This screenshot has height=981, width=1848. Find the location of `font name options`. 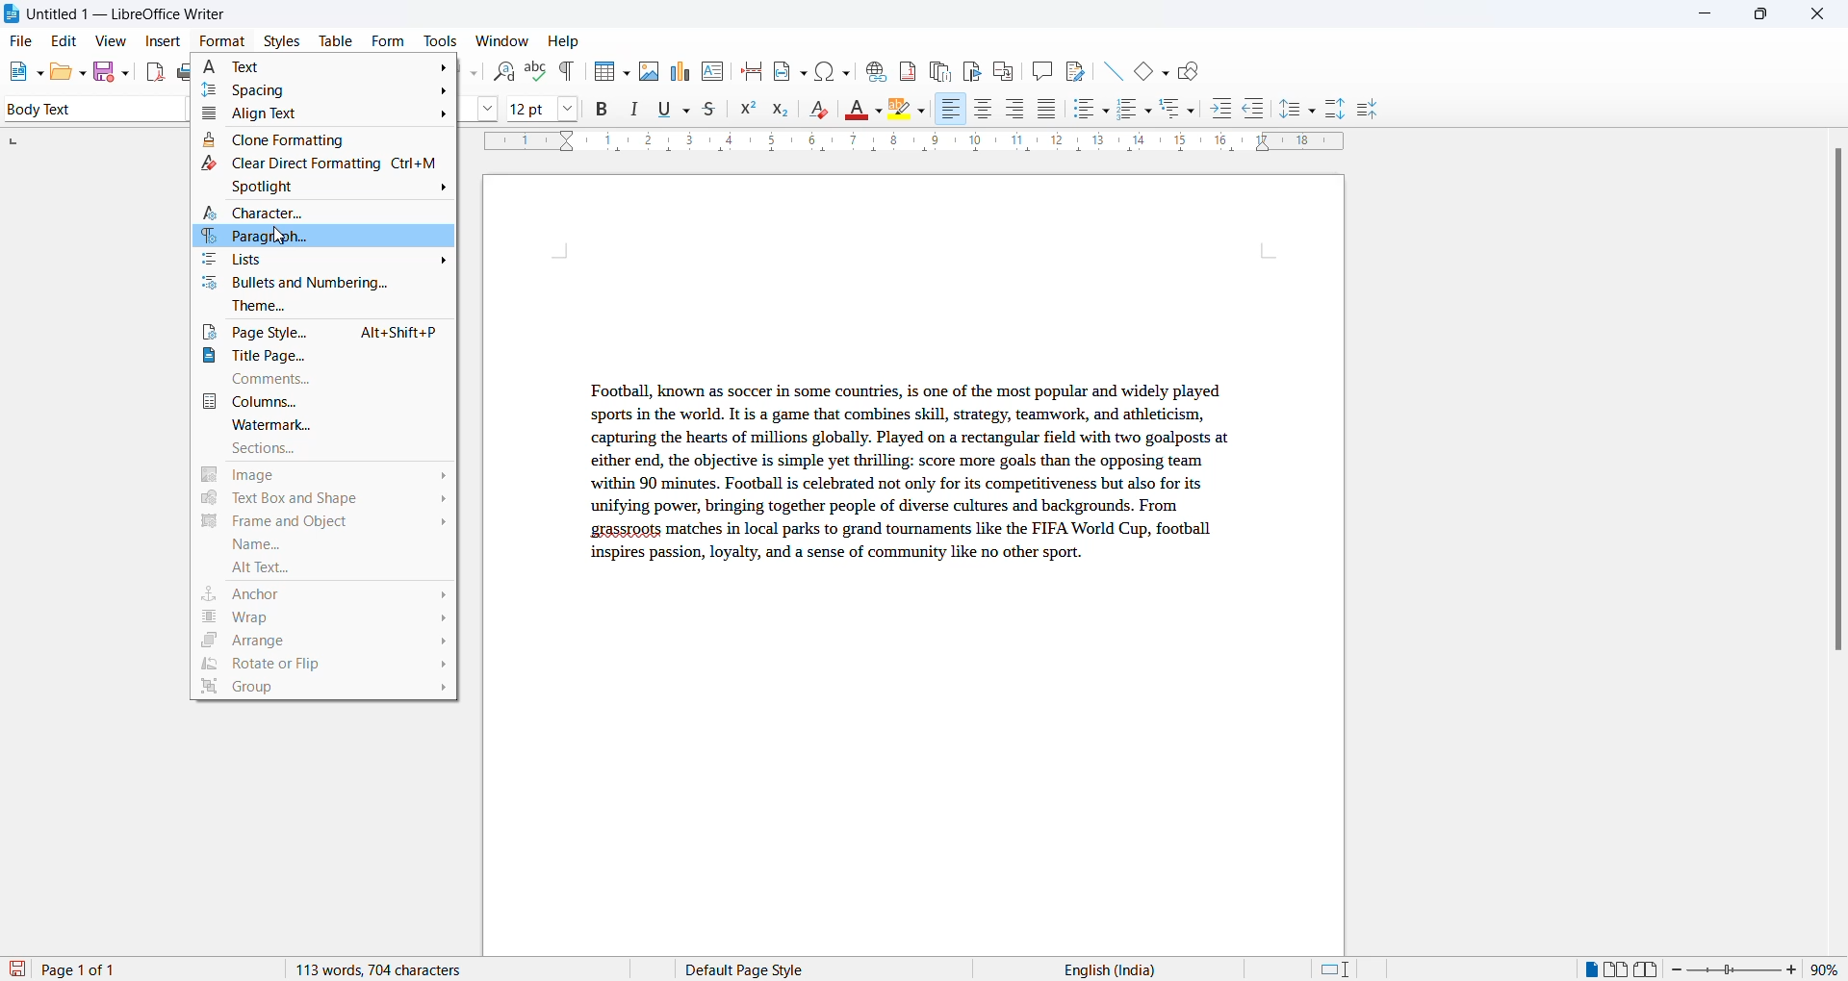

font name options is located at coordinates (493, 111).